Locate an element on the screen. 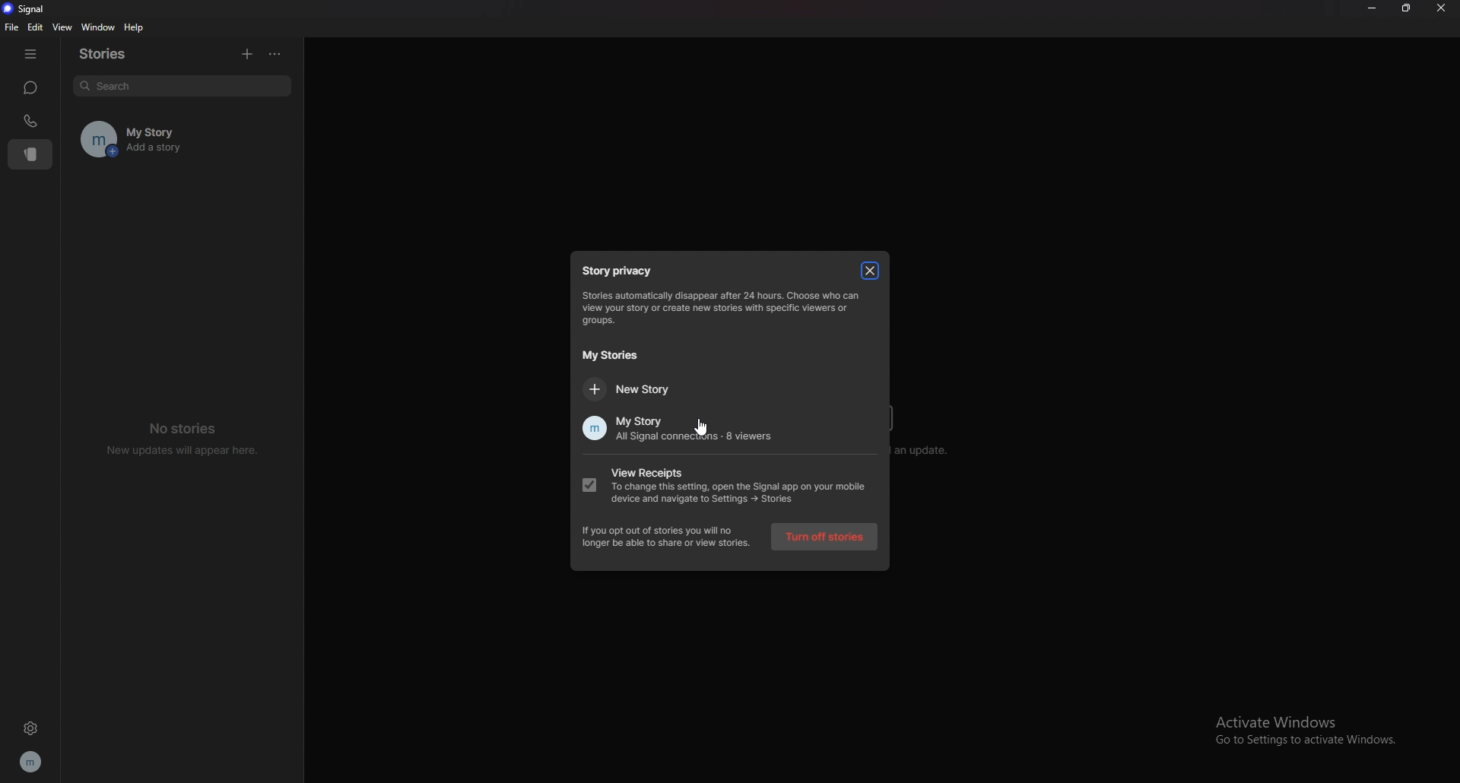 The height and width of the screenshot is (783, 1460). story privacy is located at coordinates (624, 269).